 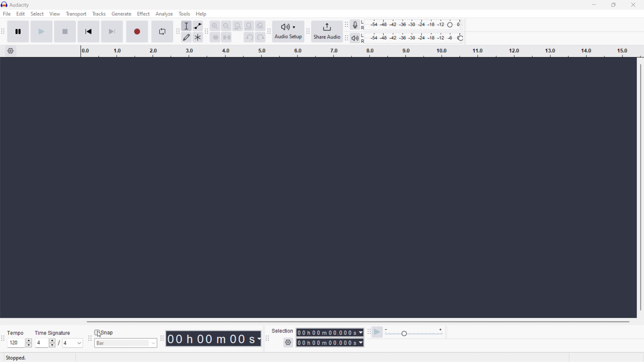 I want to click on effect, so click(x=144, y=14).